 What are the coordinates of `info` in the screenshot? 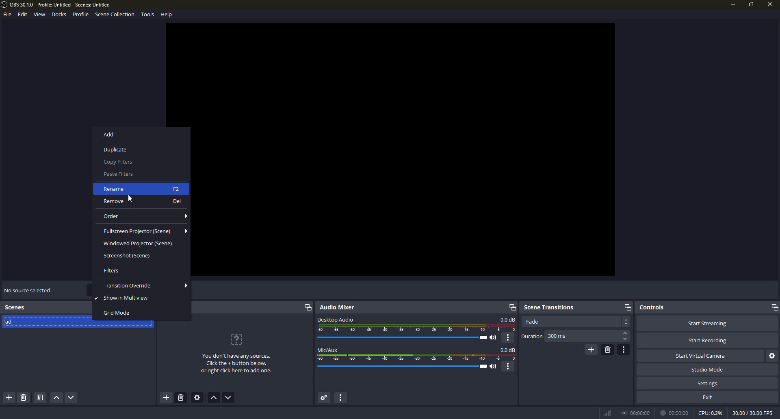 It's located at (236, 364).